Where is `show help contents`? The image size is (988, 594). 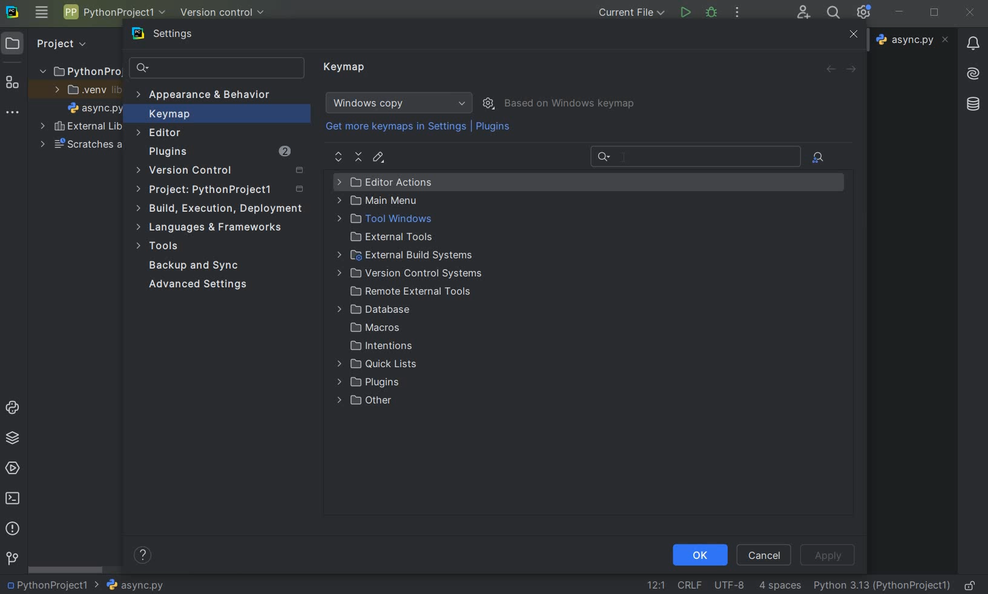
show help contents is located at coordinates (143, 557).